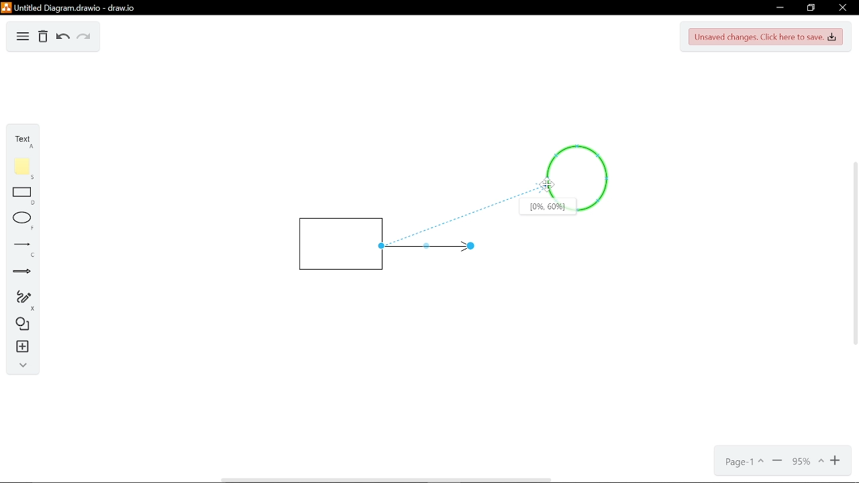 This screenshot has width=859, height=483. Describe the element at coordinates (23, 141) in the screenshot. I see `Text` at that location.